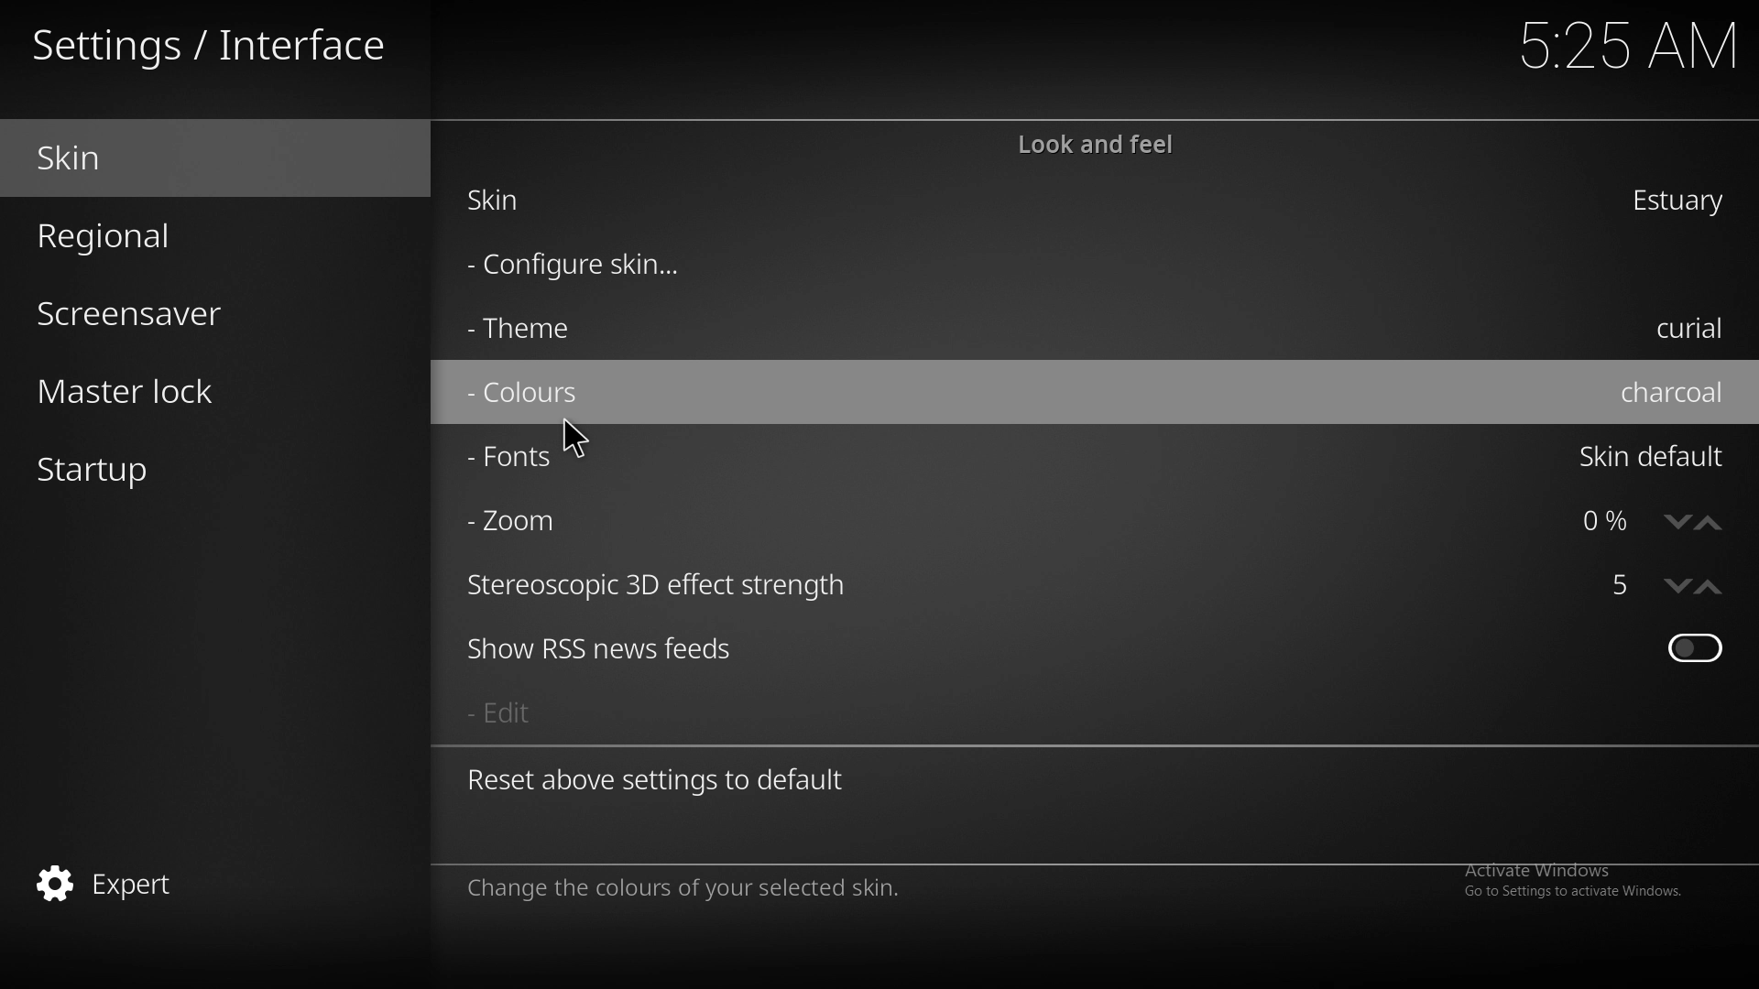 This screenshot has height=989, width=1759. Describe the element at coordinates (1100, 144) in the screenshot. I see `look and feel` at that location.